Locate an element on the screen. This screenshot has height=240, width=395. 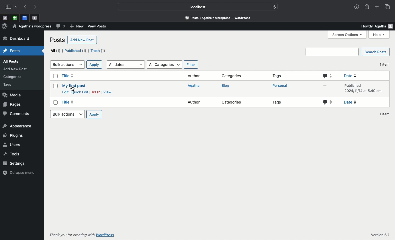
excel sheet is located at coordinates (14, 18).